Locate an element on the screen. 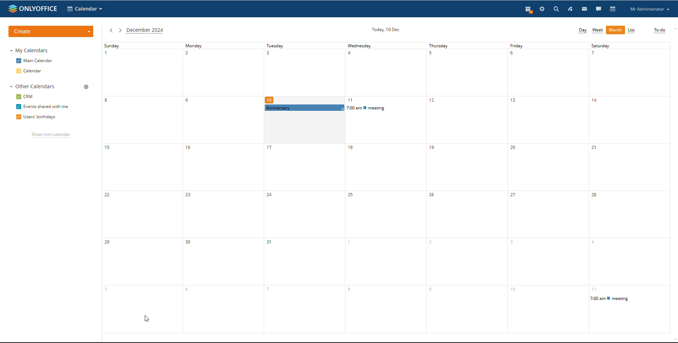 Image resolution: width=678 pixels, height=343 pixels. search is located at coordinates (579, 9).